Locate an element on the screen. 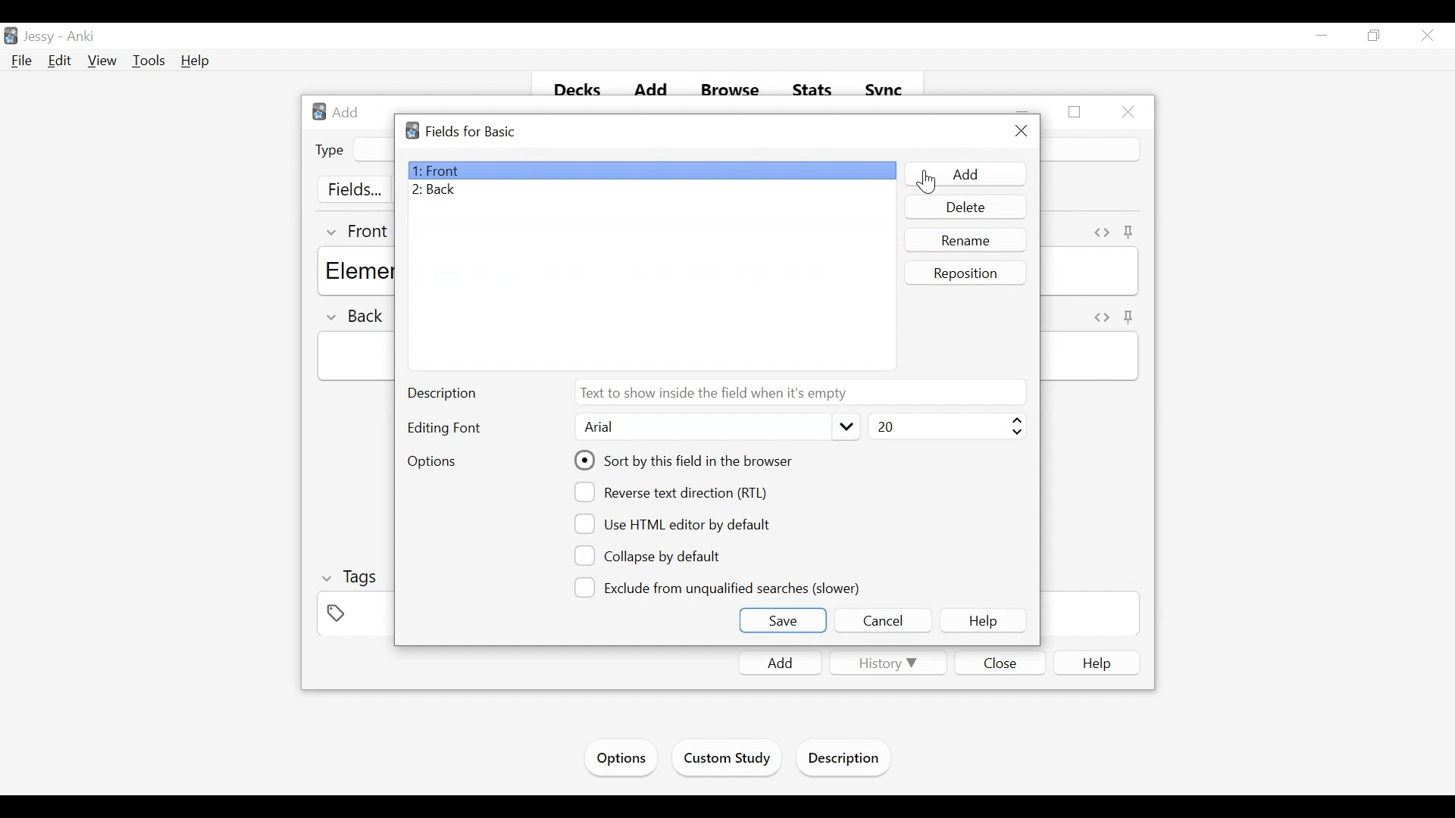 The image size is (1455, 818). Cancel is located at coordinates (884, 621).